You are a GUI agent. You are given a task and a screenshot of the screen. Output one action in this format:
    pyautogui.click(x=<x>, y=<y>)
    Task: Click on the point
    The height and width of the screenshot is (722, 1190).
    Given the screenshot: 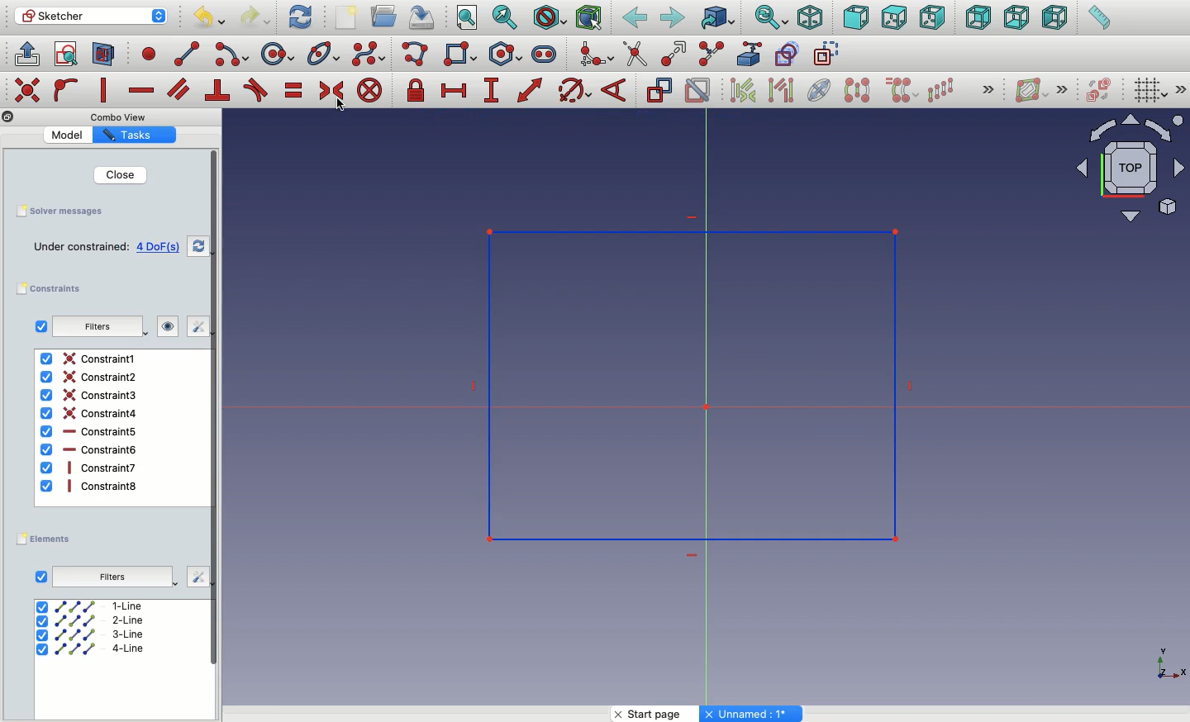 What is the action you would take?
    pyautogui.click(x=145, y=53)
    